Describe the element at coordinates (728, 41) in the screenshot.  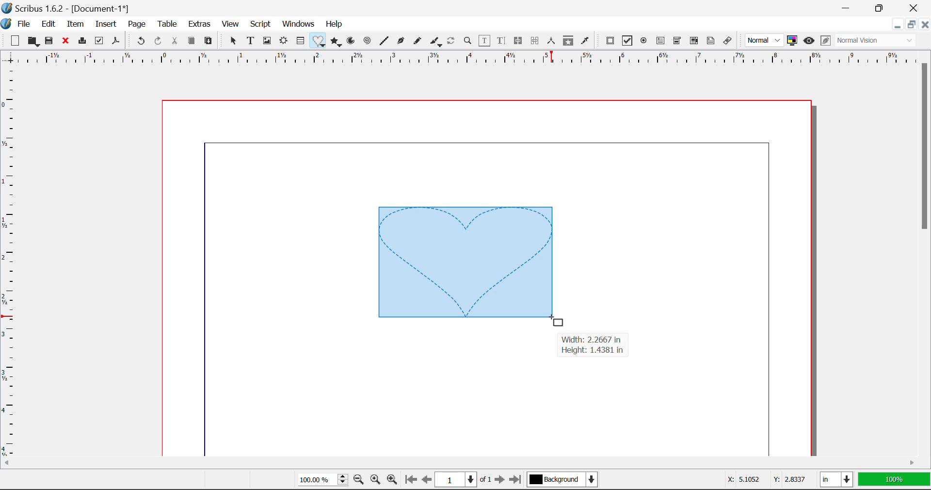
I see `Link Annotation` at that location.